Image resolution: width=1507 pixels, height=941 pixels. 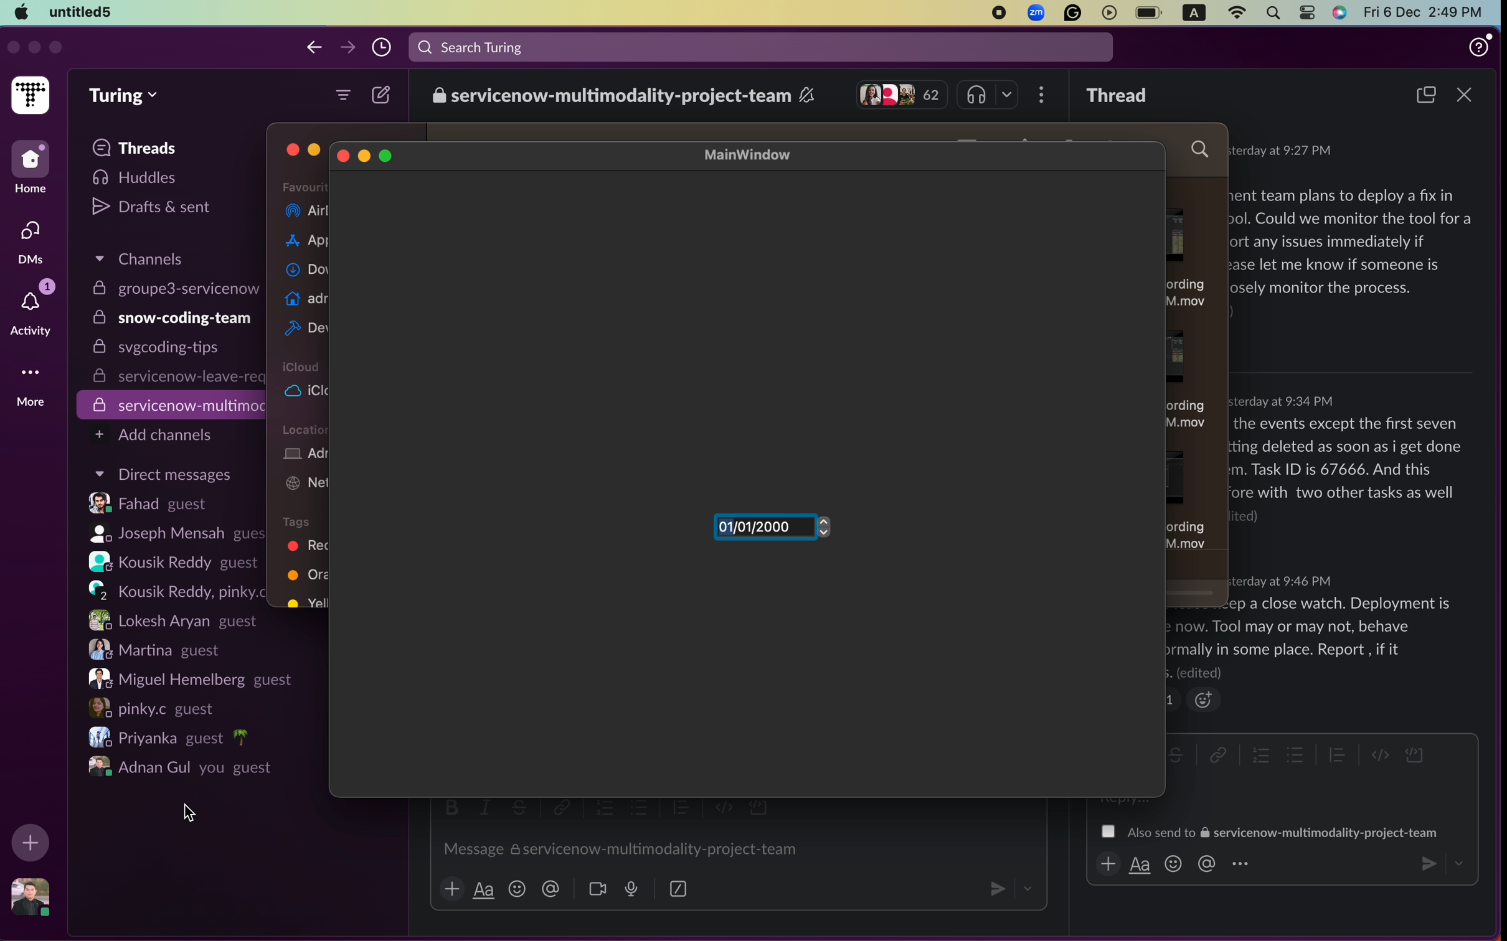 What do you see at coordinates (1071, 14) in the screenshot?
I see `G` at bounding box center [1071, 14].